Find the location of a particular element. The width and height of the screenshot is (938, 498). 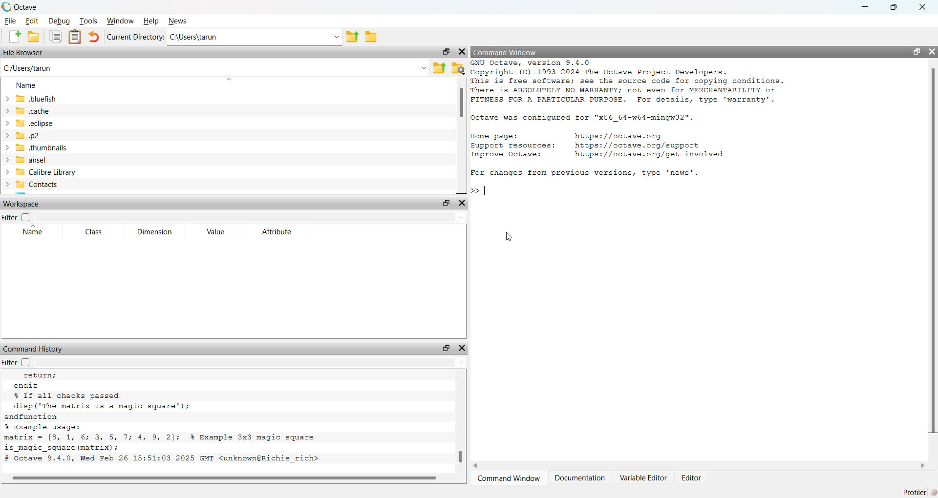

ansel is located at coordinates (24, 160).